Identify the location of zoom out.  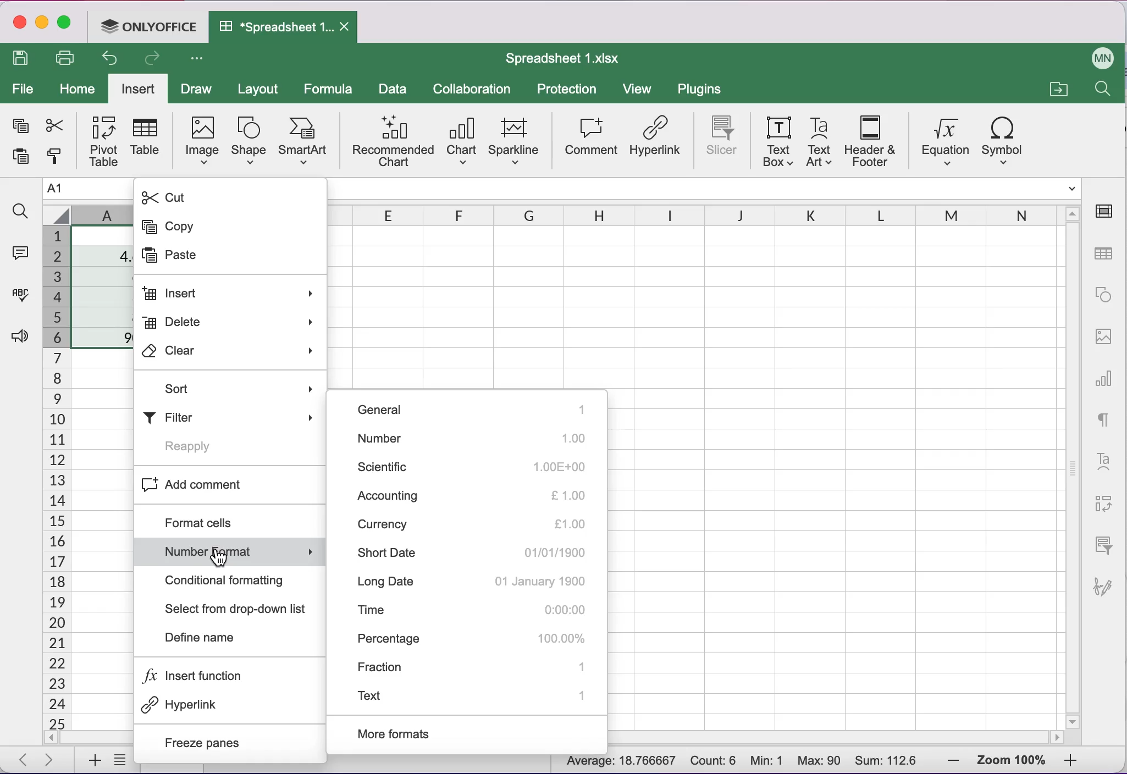
(947, 759).